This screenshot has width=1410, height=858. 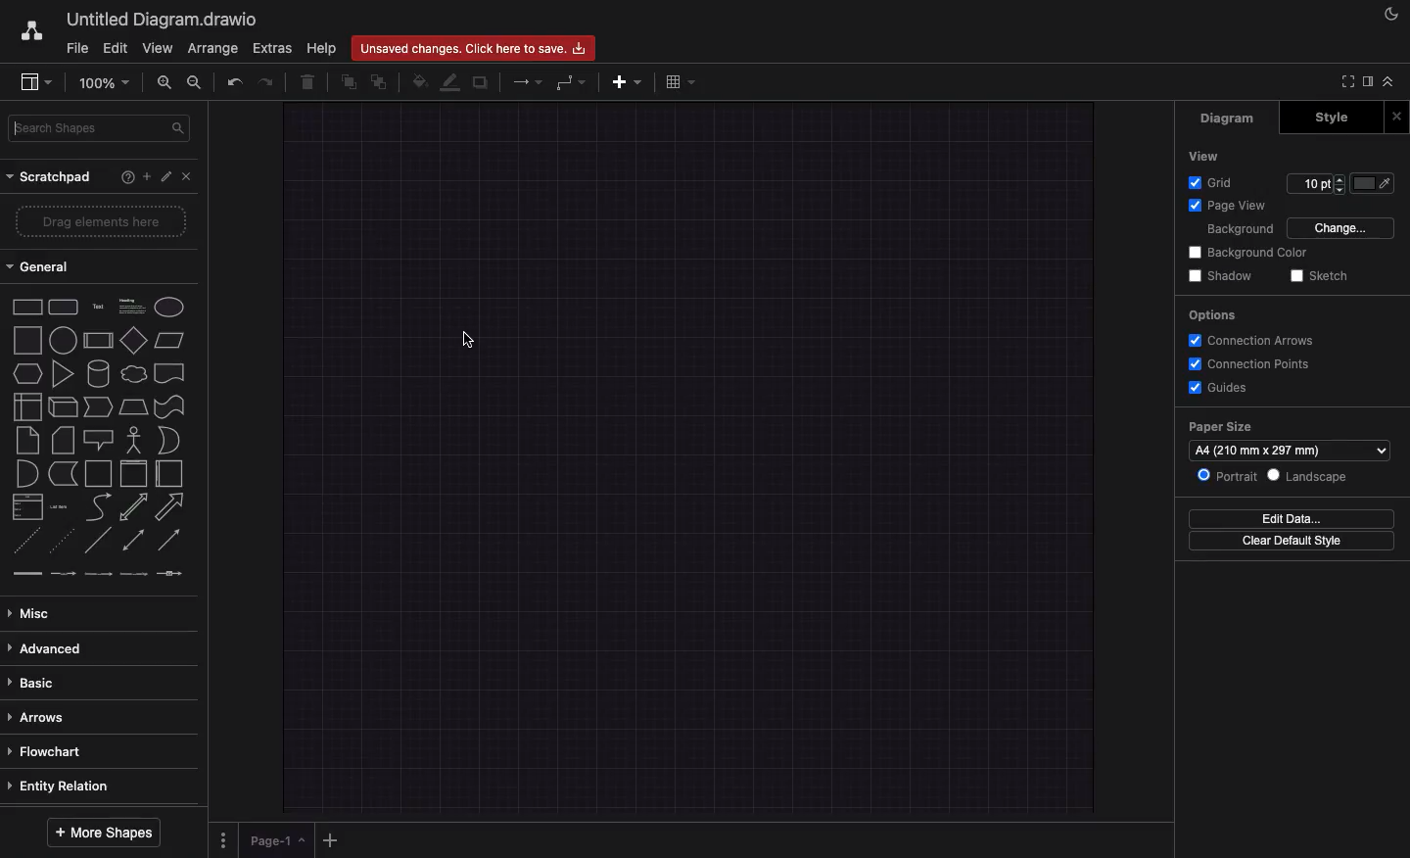 What do you see at coordinates (195, 84) in the screenshot?
I see `Zoom out` at bounding box center [195, 84].